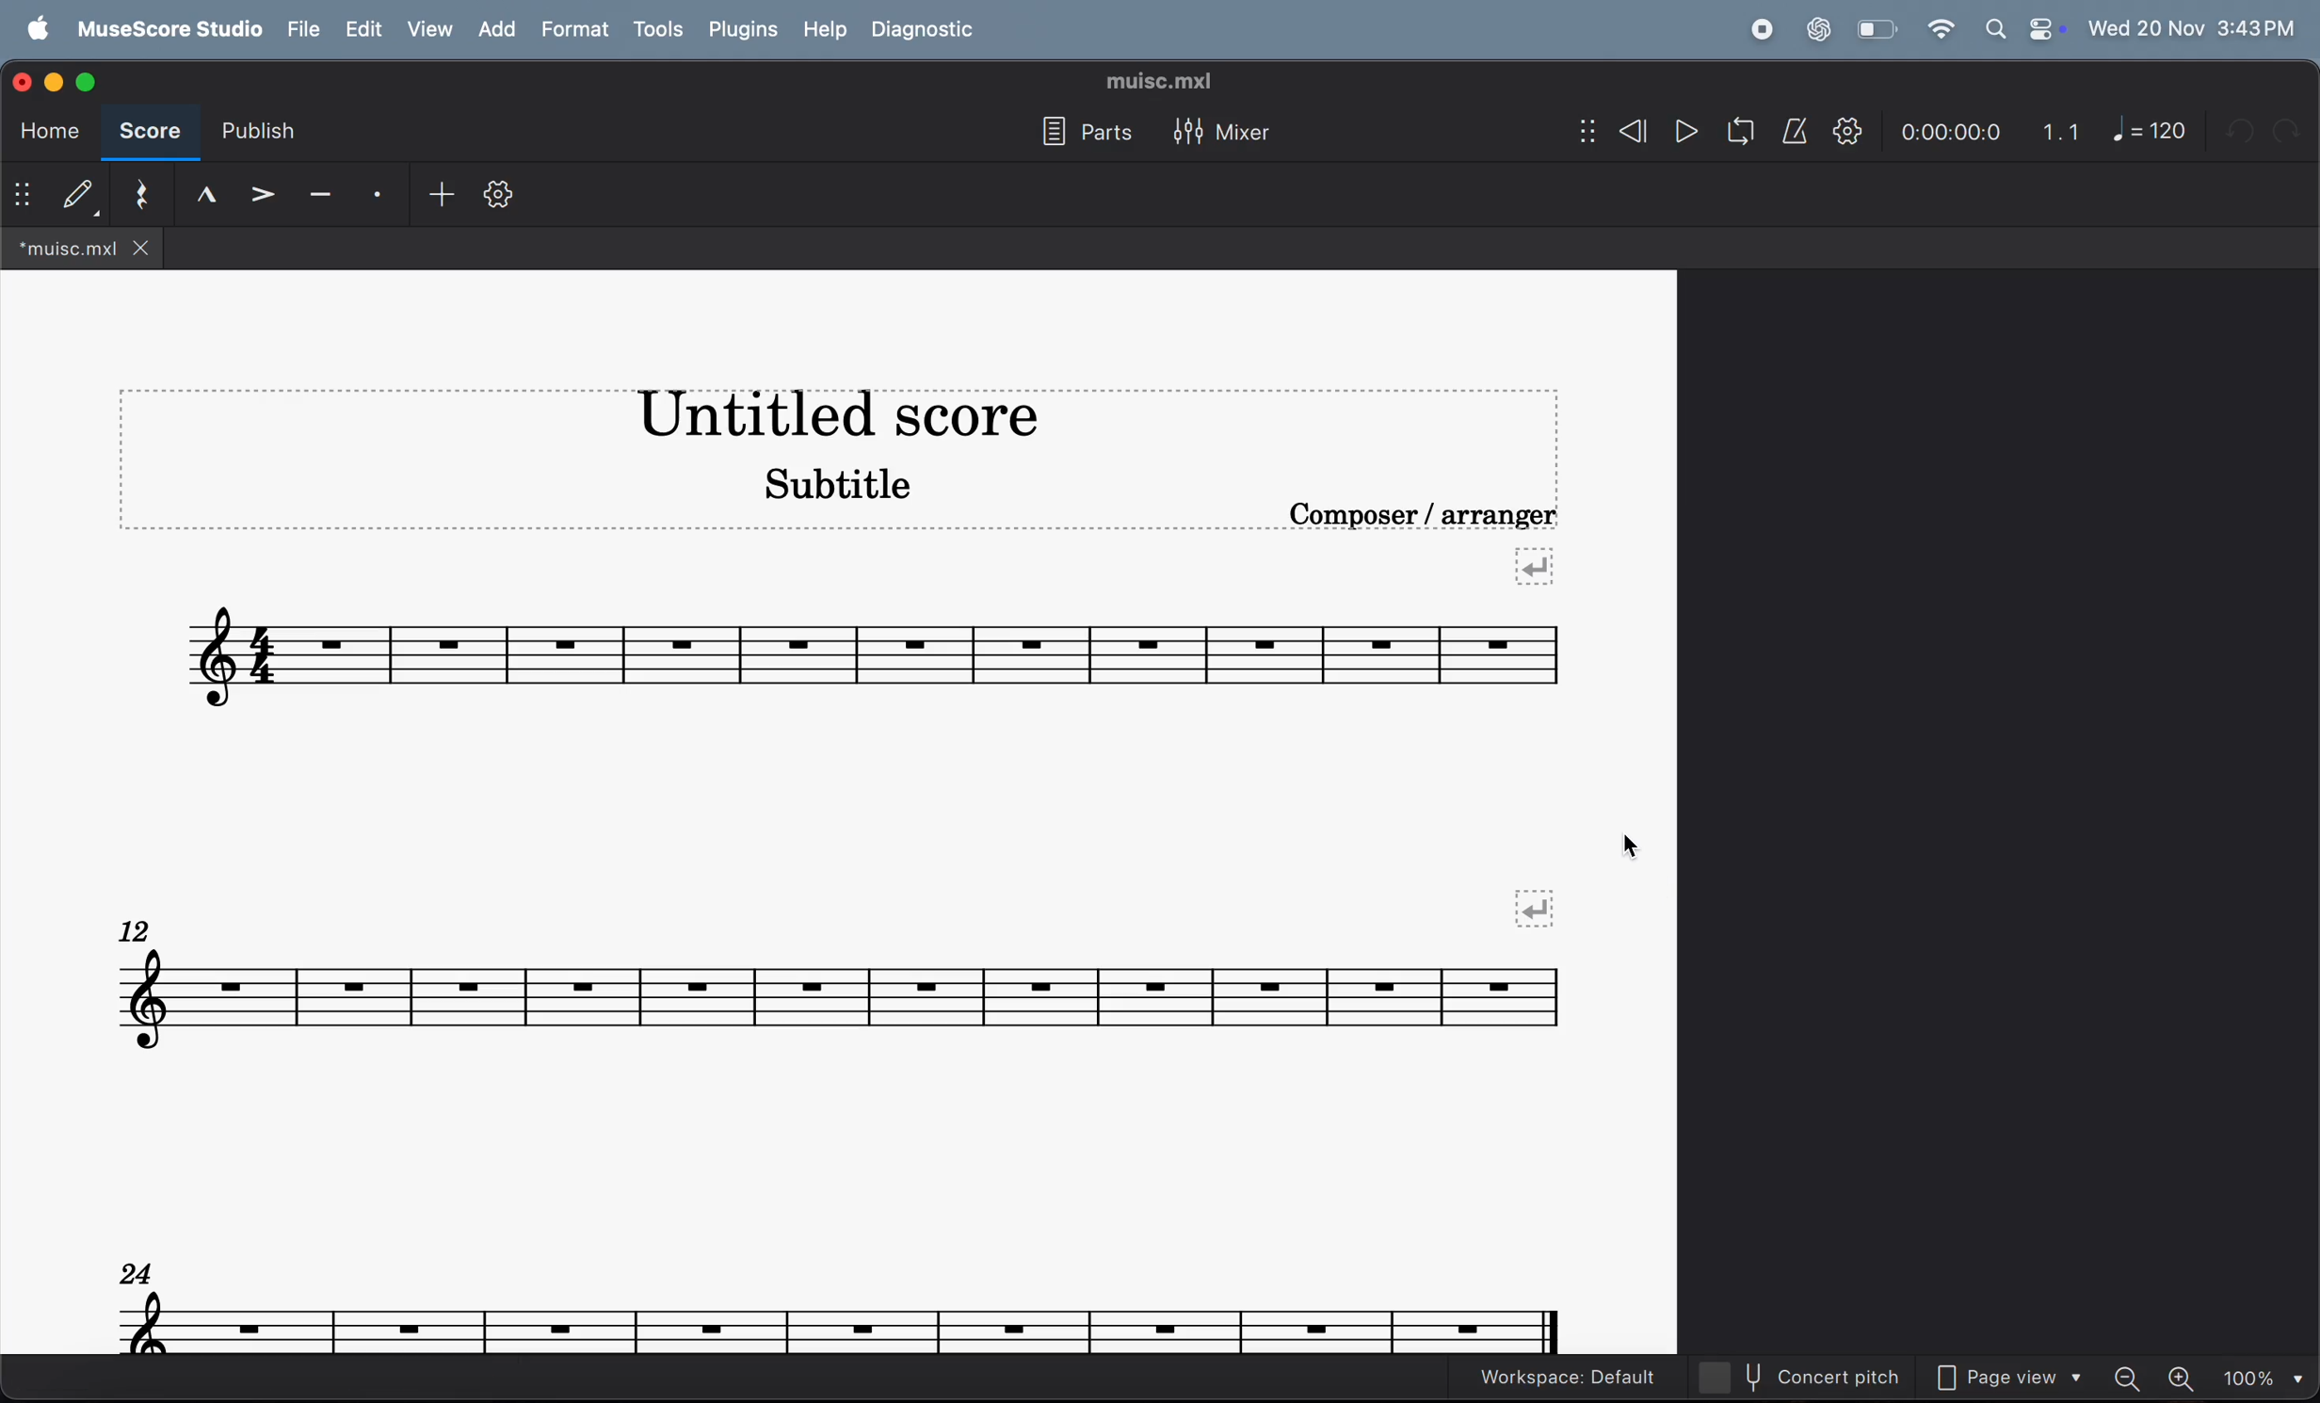 The image size is (2320, 1403). I want to click on format, so click(576, 27).